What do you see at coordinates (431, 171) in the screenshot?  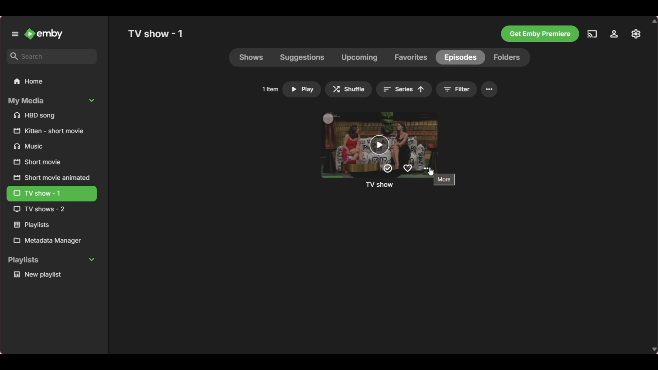 I see `Cursor` at bounding box center [431, 171].